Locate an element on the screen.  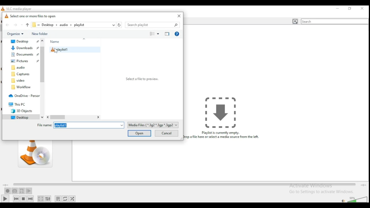
desktop is located at coordinates (21, 117).